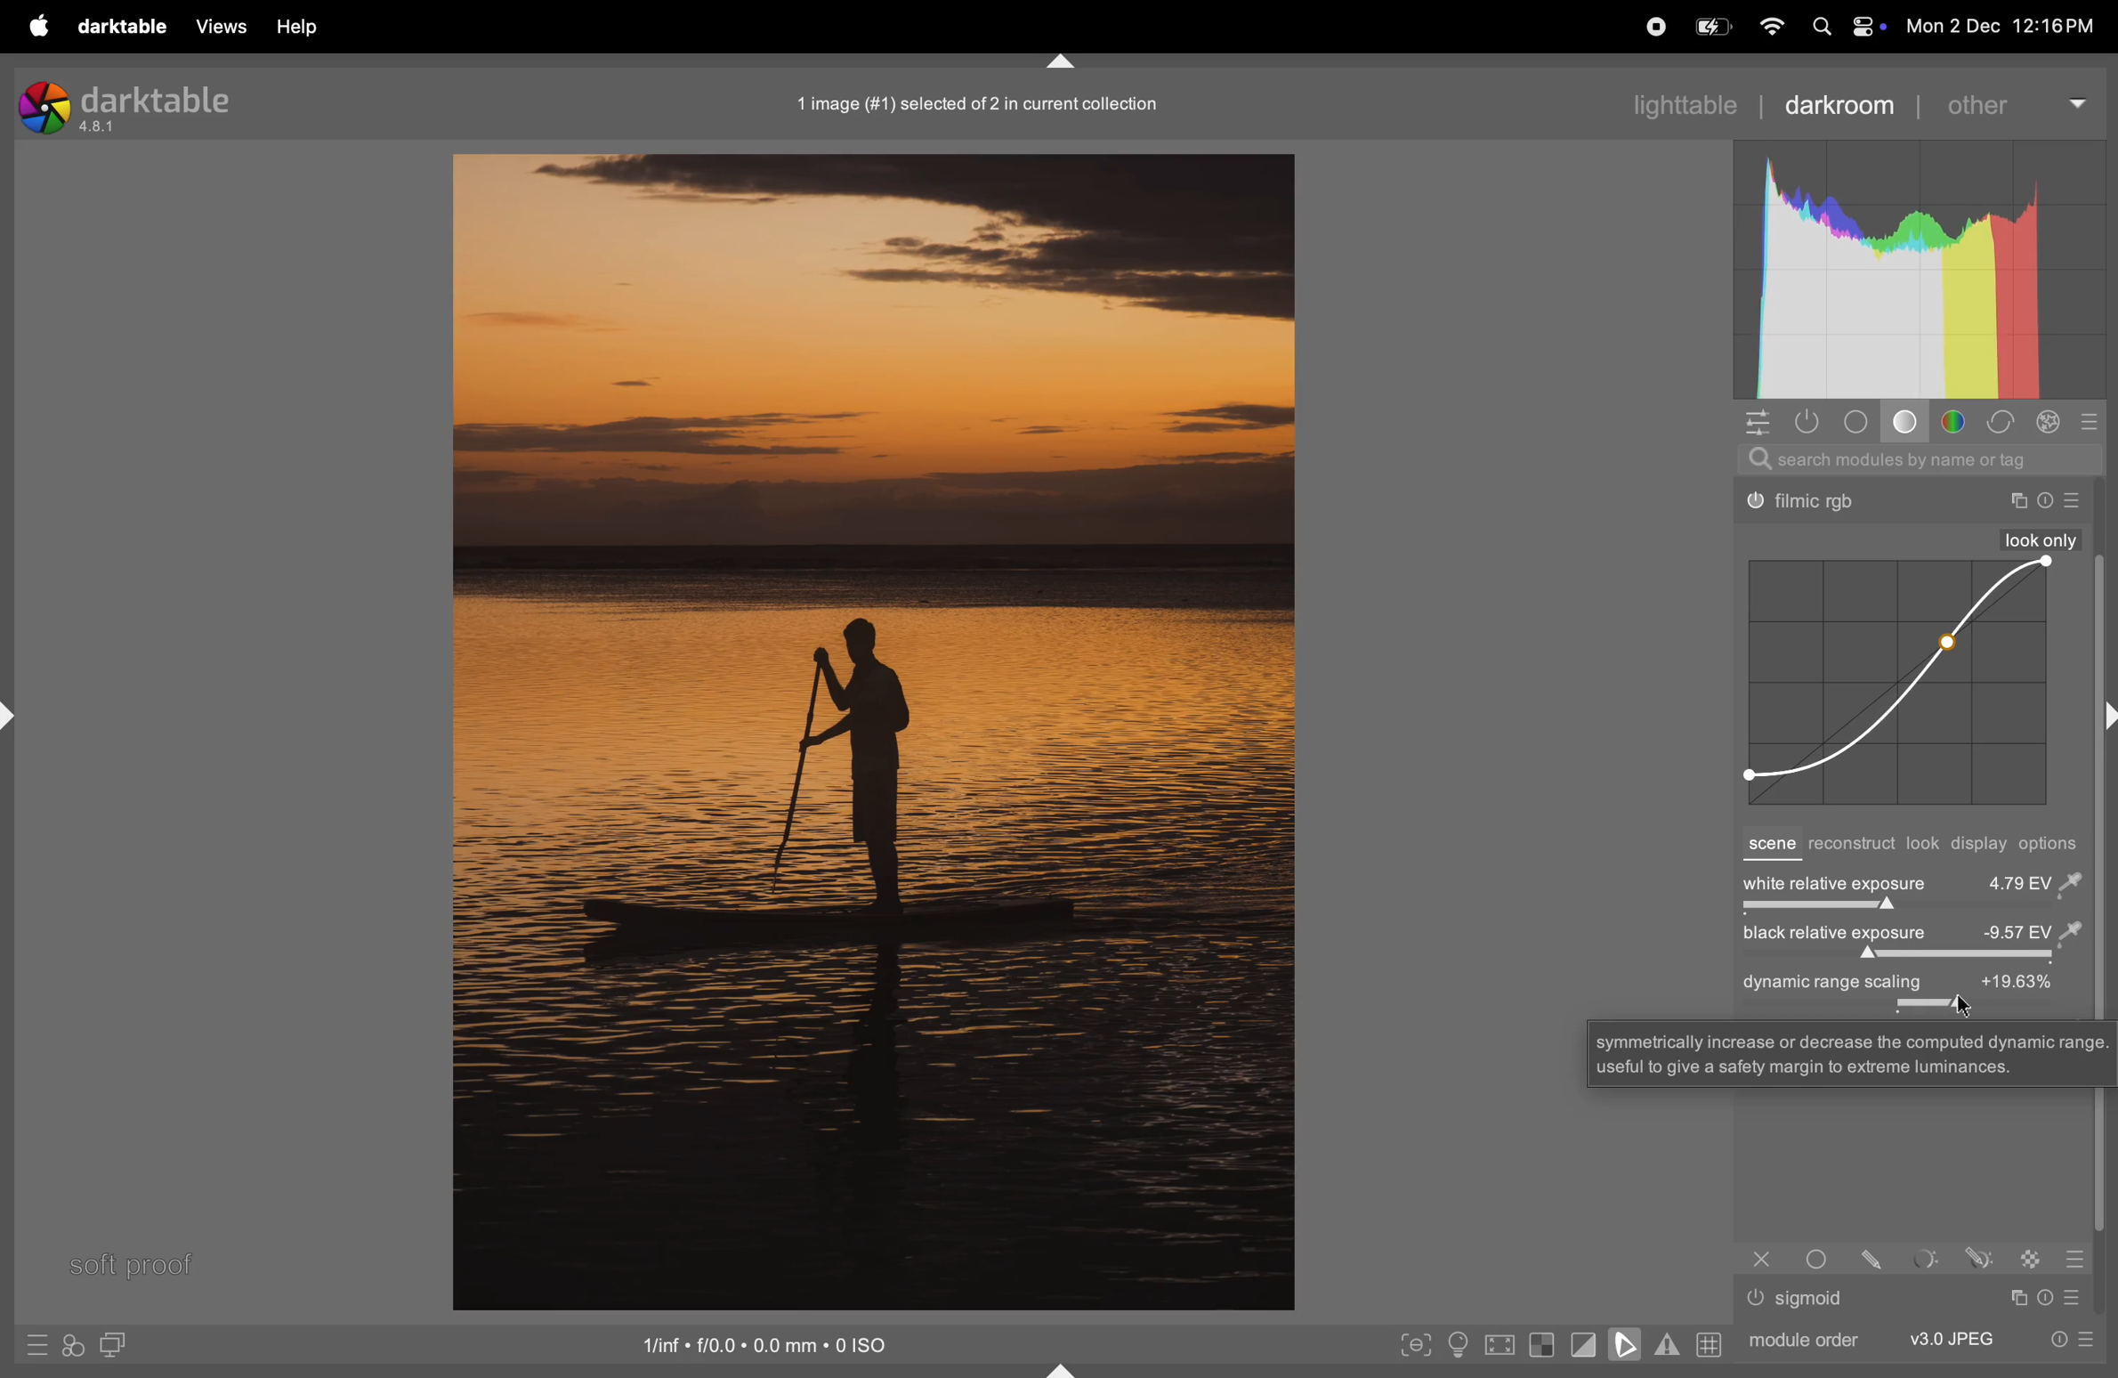  What do you see at coordinates (1924, 844) in the screenshot?
I see `look` at bounding box center [1924, 844].